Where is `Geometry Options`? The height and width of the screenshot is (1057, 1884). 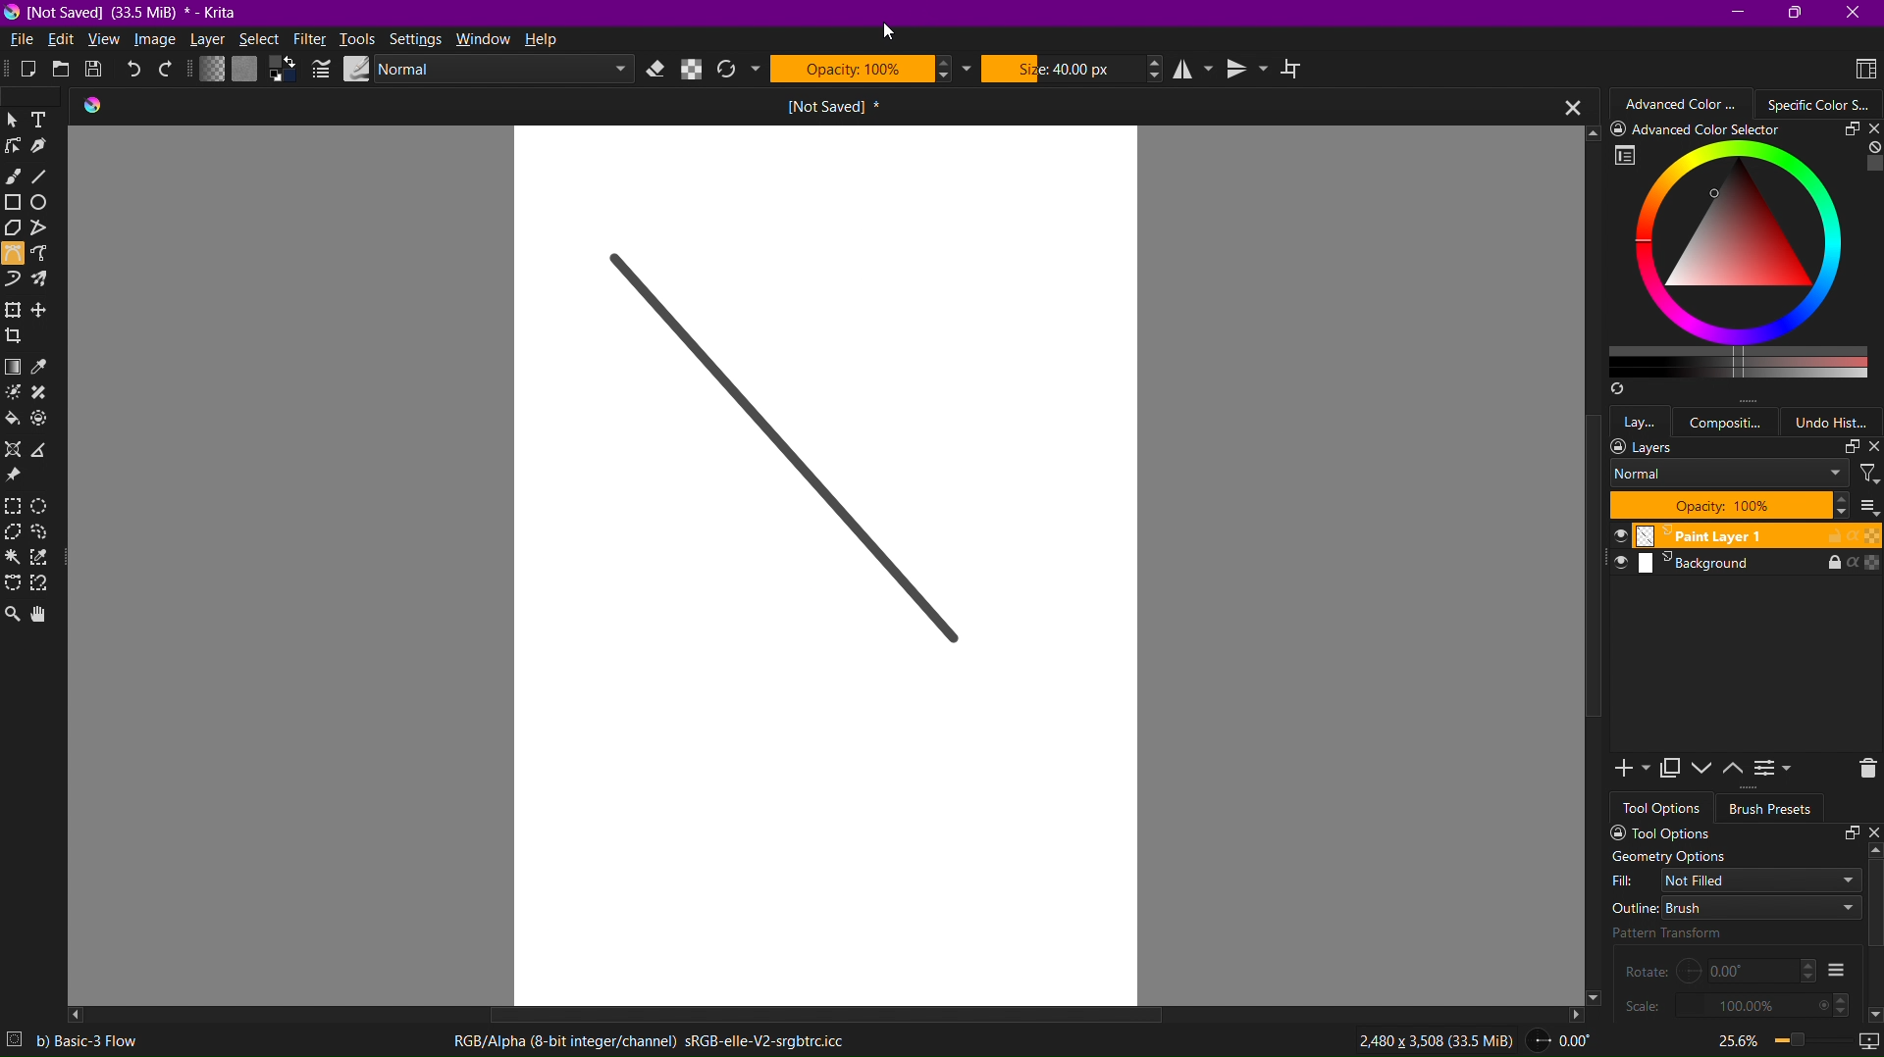 Geometry Options is located at coordinates (1668, 857).